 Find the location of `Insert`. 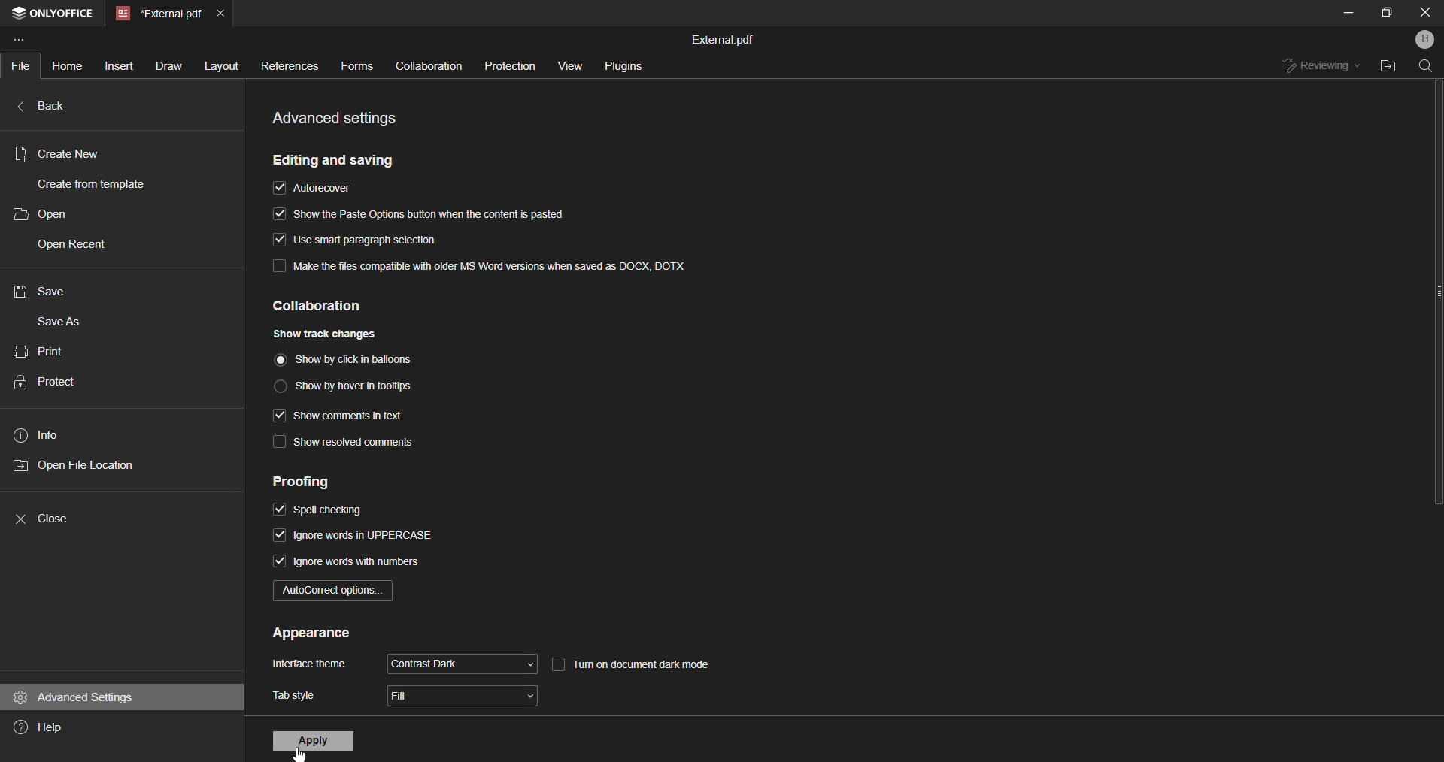

Insert is located at coordinates (117, 65).